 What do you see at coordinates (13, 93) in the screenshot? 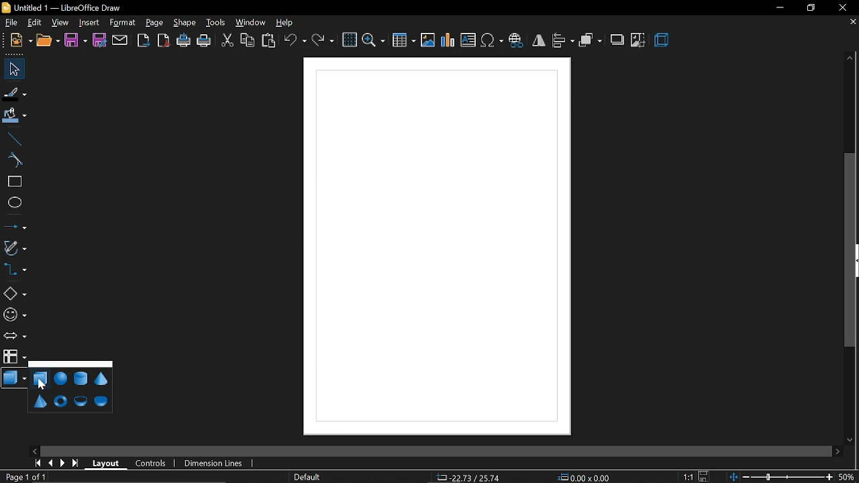
I see `fill line` at bounding box center [13, 93].